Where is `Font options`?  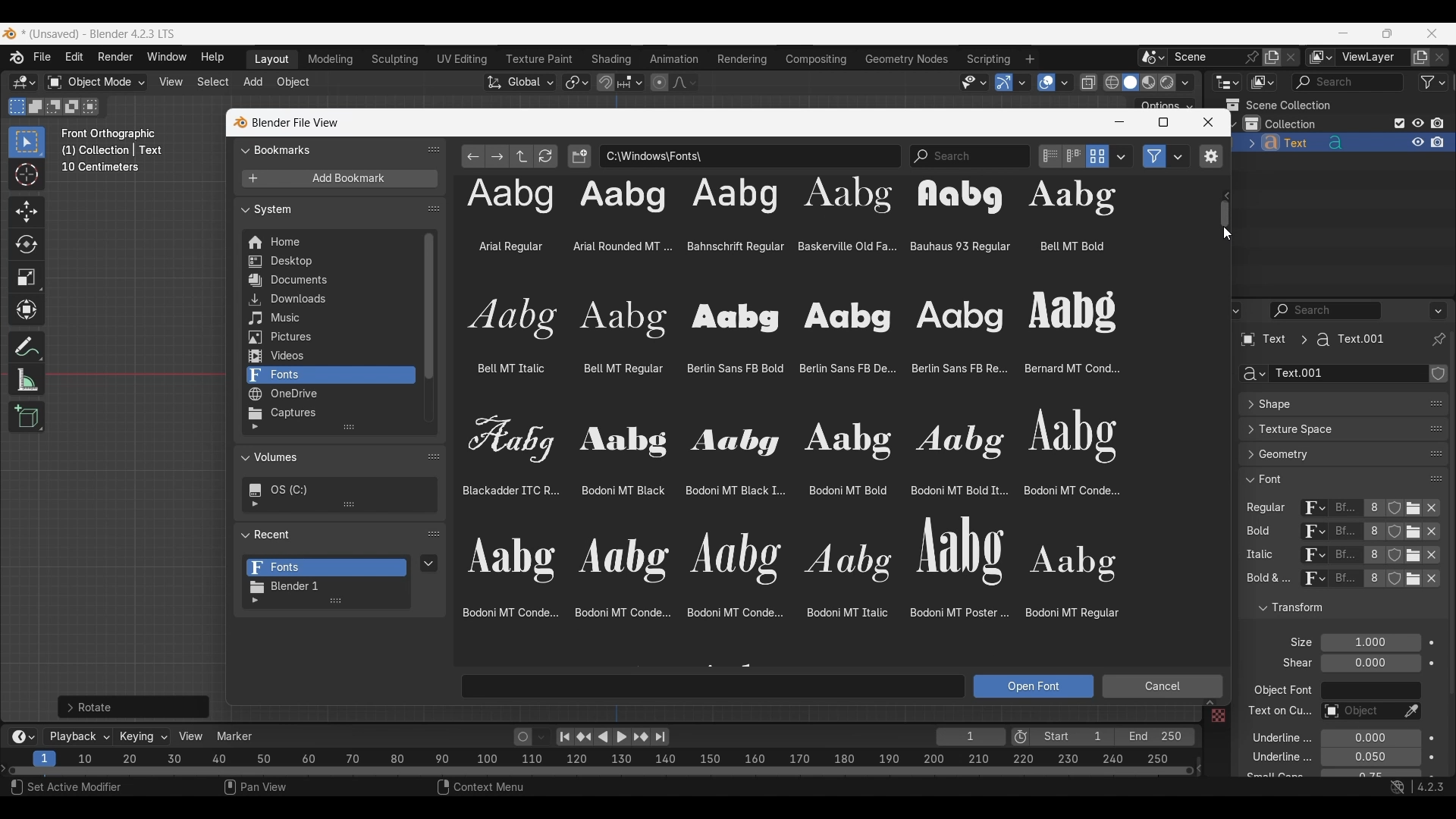
Font options is located at coordinates (784, 410).